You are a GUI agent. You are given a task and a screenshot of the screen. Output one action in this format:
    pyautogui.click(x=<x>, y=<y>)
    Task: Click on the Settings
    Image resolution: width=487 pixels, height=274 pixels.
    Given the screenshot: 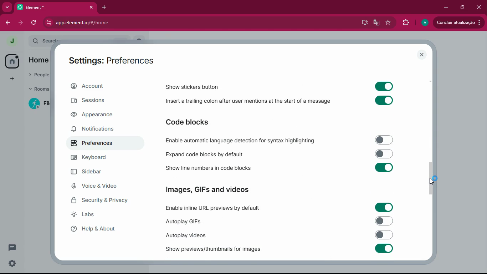 What is the action you would take?
    pyautogui.click(x=13, y=264)
    